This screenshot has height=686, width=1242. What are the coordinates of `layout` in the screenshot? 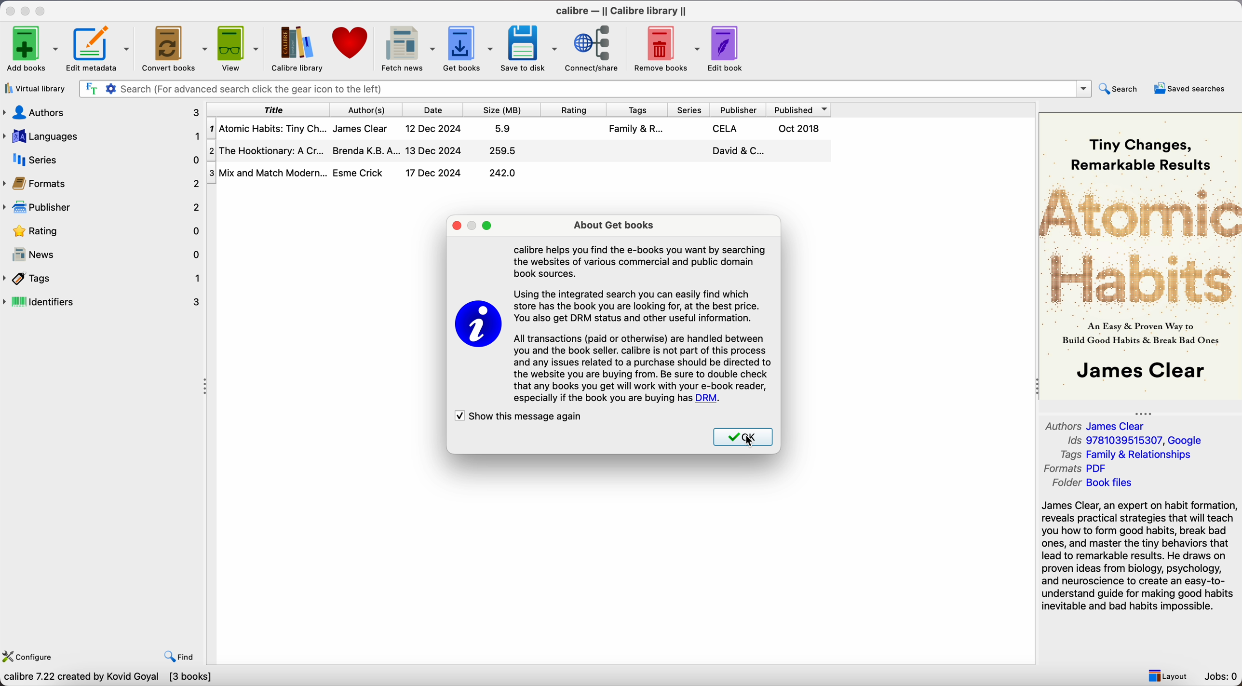 It's located at (1167, 676).